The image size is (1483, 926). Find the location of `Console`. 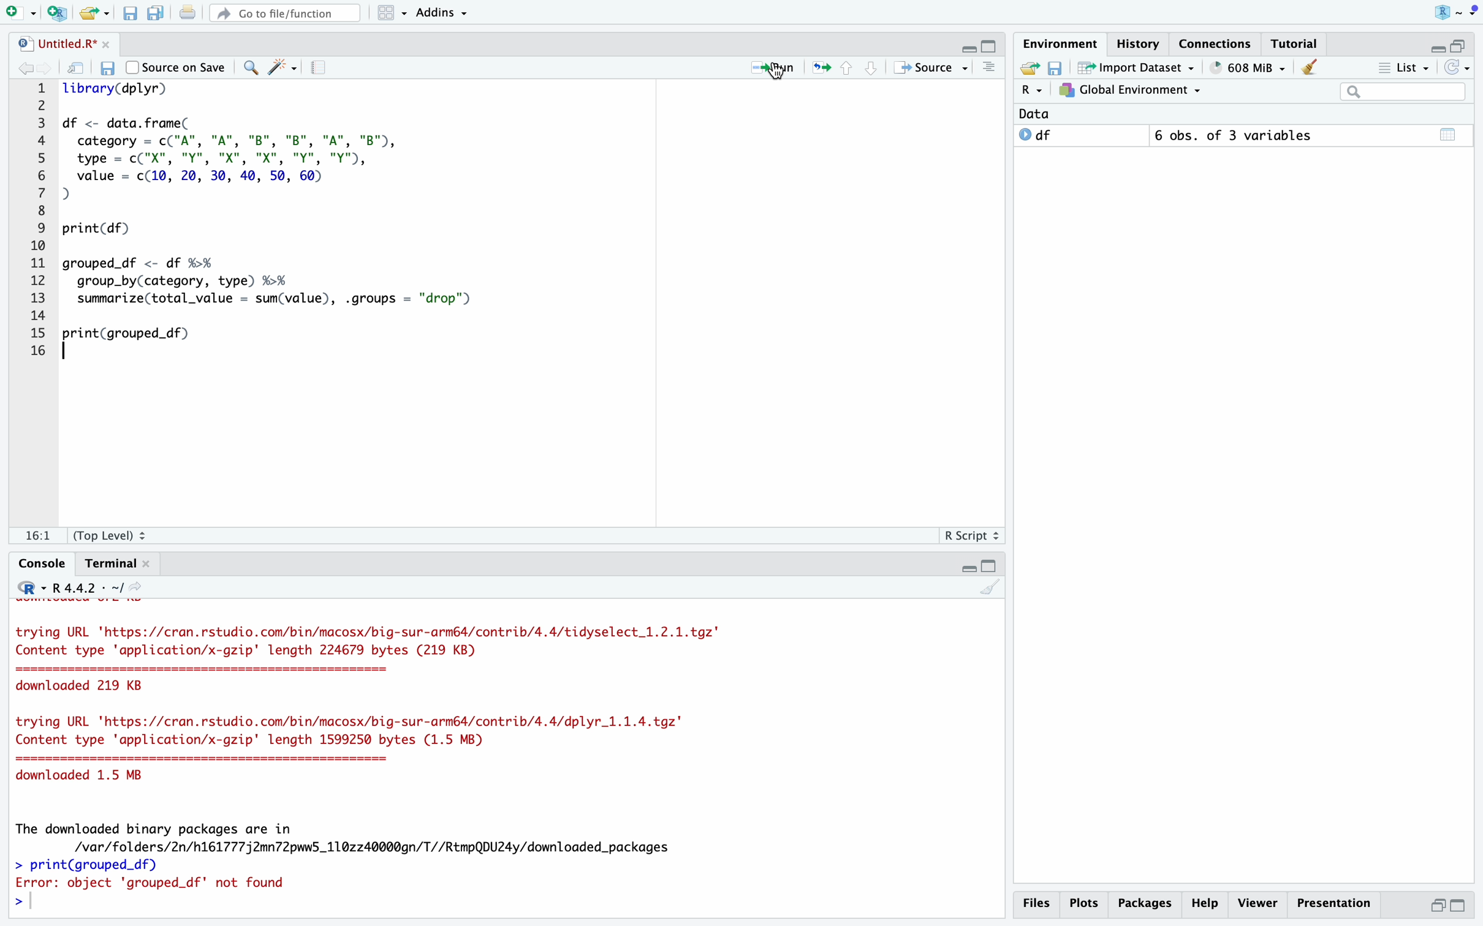

Console is located at coordinates (43, 563).